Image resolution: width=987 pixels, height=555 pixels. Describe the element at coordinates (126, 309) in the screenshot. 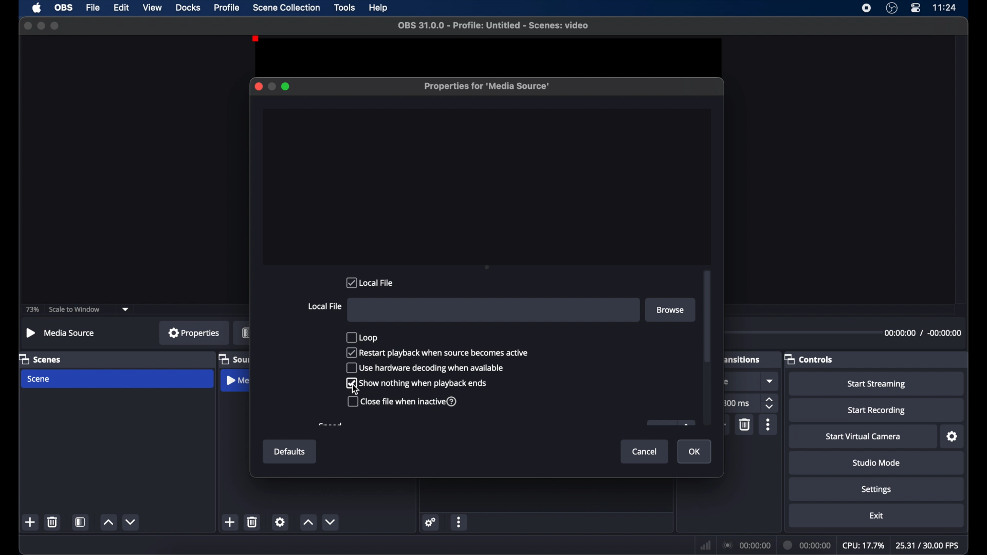

I see `dropdown` at that location.